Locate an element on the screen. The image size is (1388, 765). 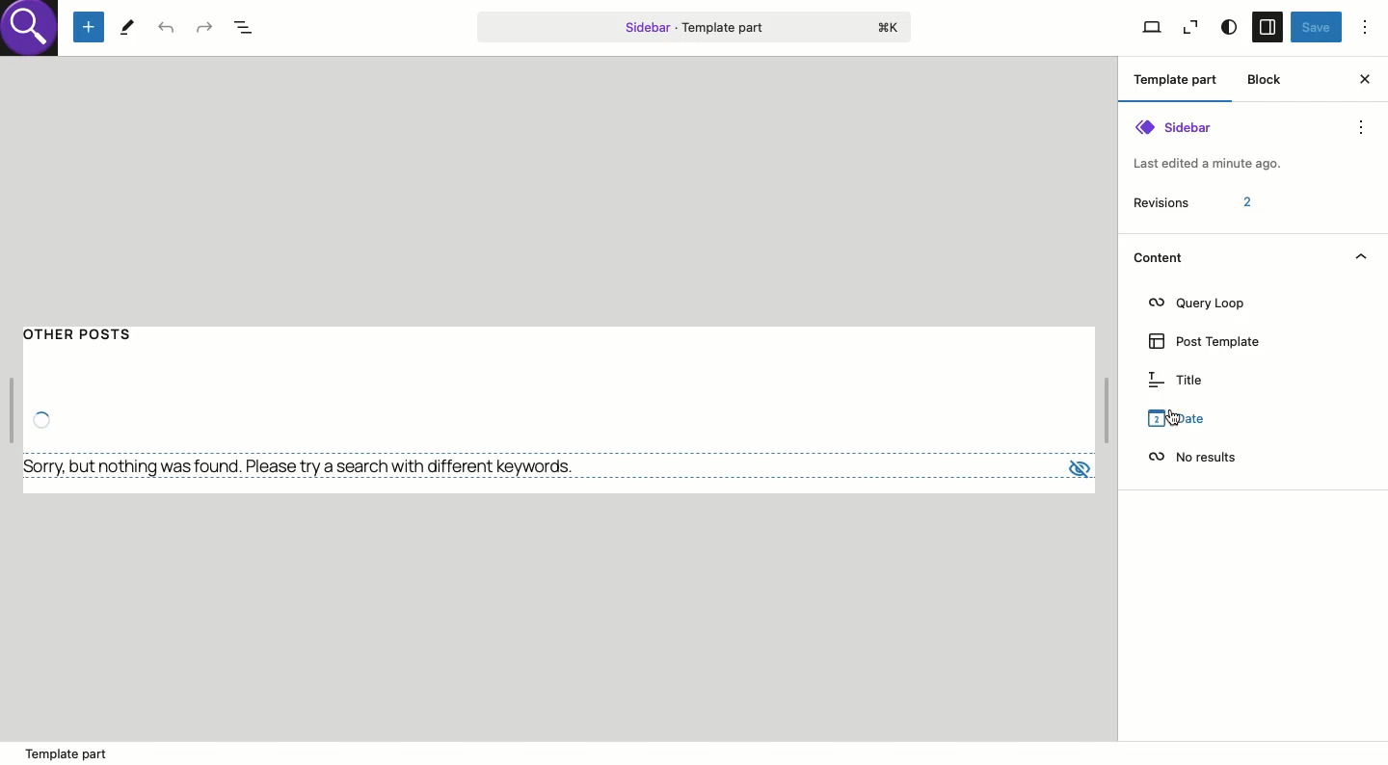
Save is located at coordinates (1316, 28).